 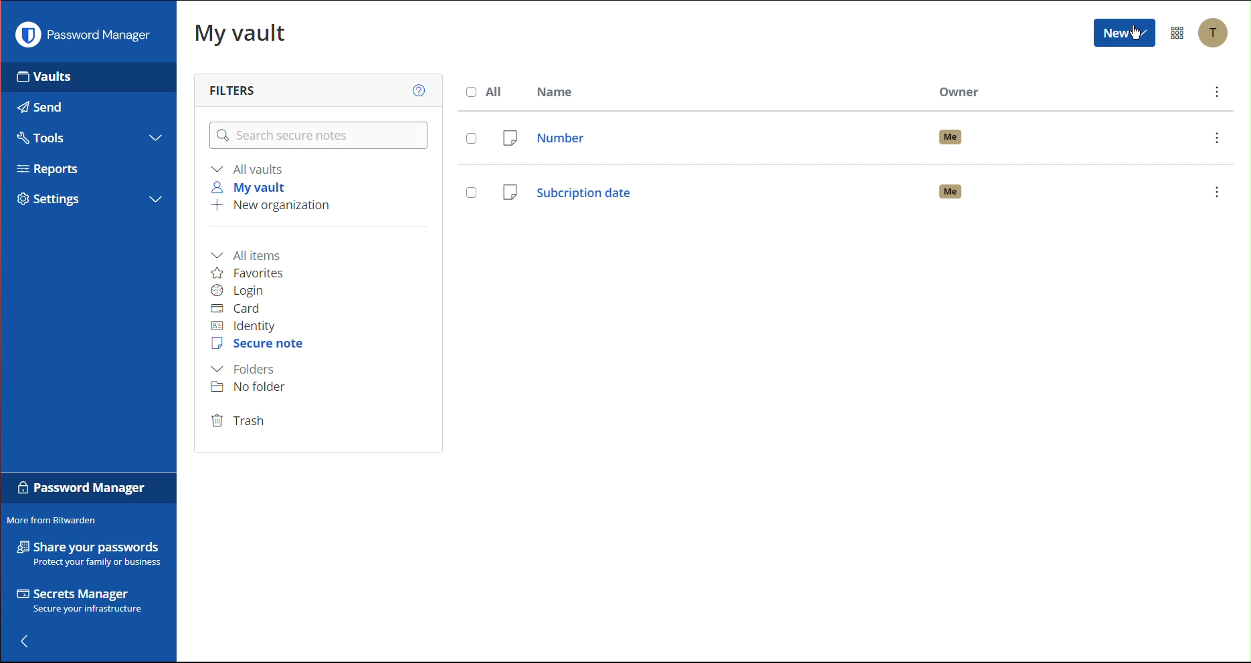 What do you see at coordinates (243, 311) in the screenshot?
I see `Card` at bounding box center [243, 311].